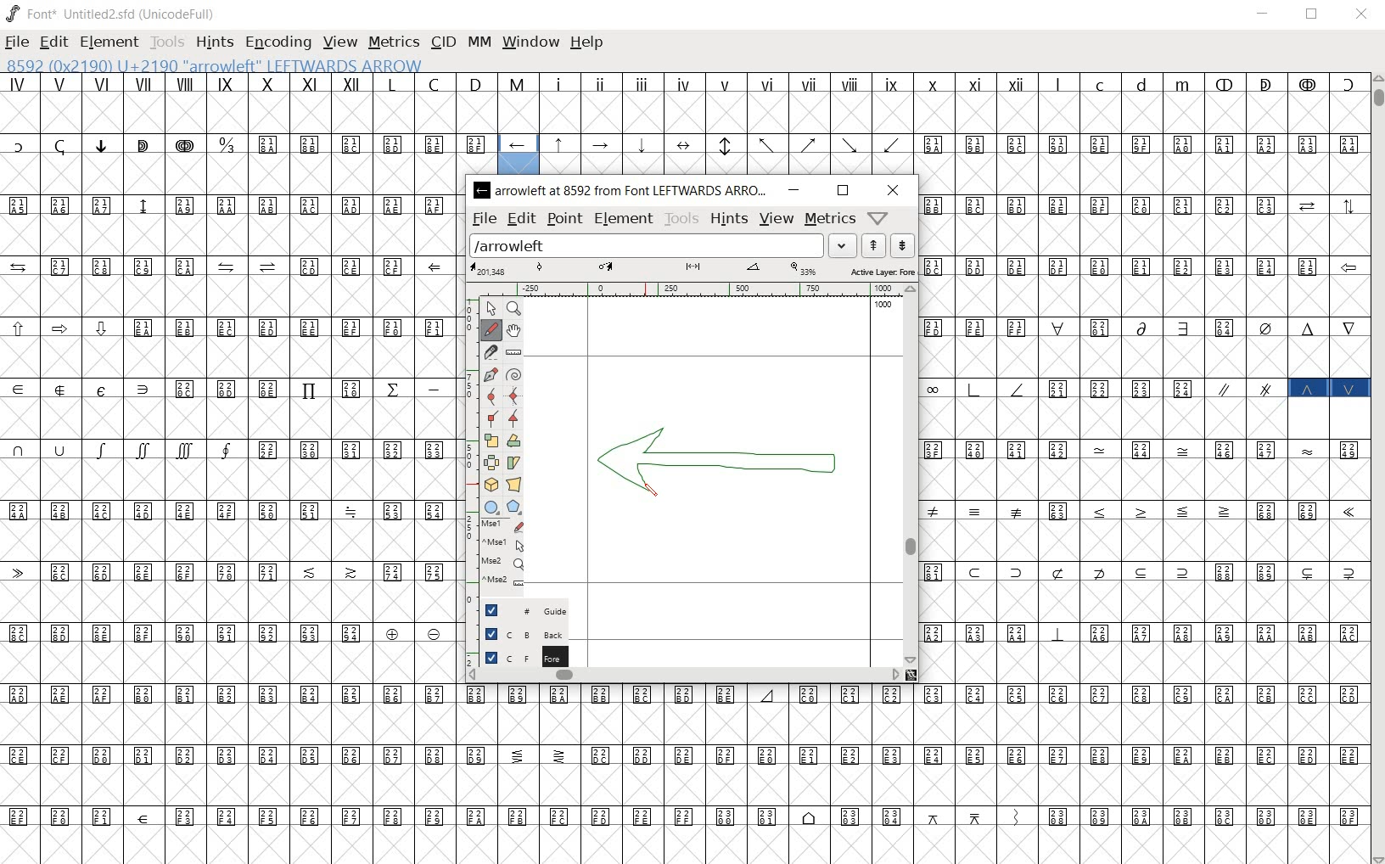 Image resolution: width=1385 pixels, height=864 pixels. Describe the element at coordinates (490, 352) in the screenshot. I see `cut splines in two` at that location.